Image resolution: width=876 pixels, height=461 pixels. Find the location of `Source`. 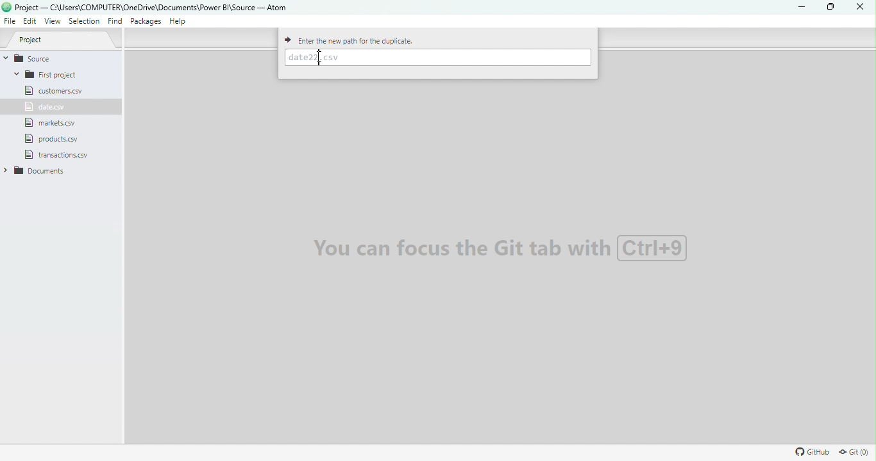

Source is located at coordinates (49, 58).